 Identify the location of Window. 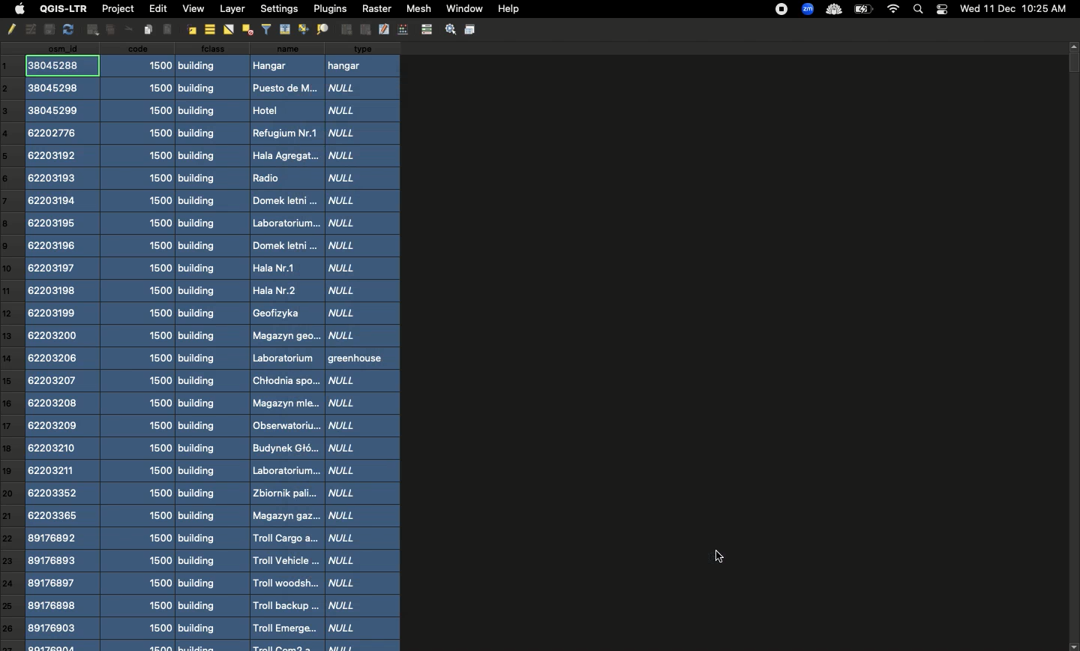
(462, 7).